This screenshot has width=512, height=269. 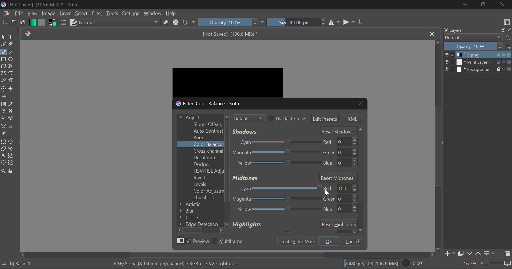 I want to click on Eyedropper, so click(x=12, y=104).